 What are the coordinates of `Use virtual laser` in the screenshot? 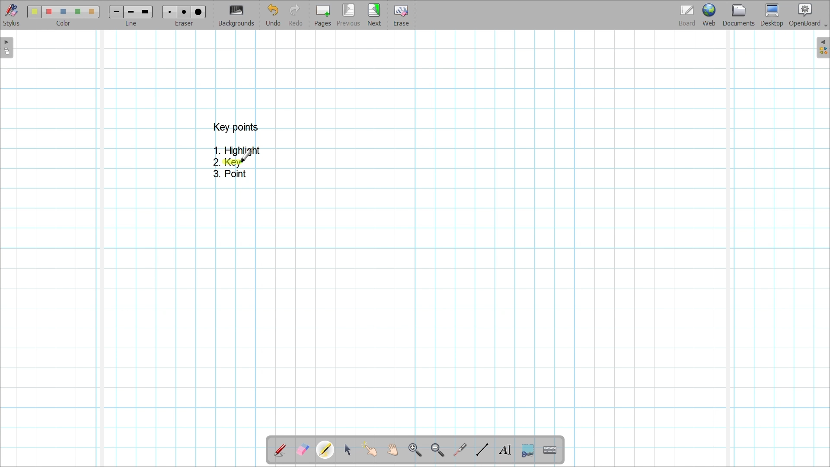 It's located at (460, 450).